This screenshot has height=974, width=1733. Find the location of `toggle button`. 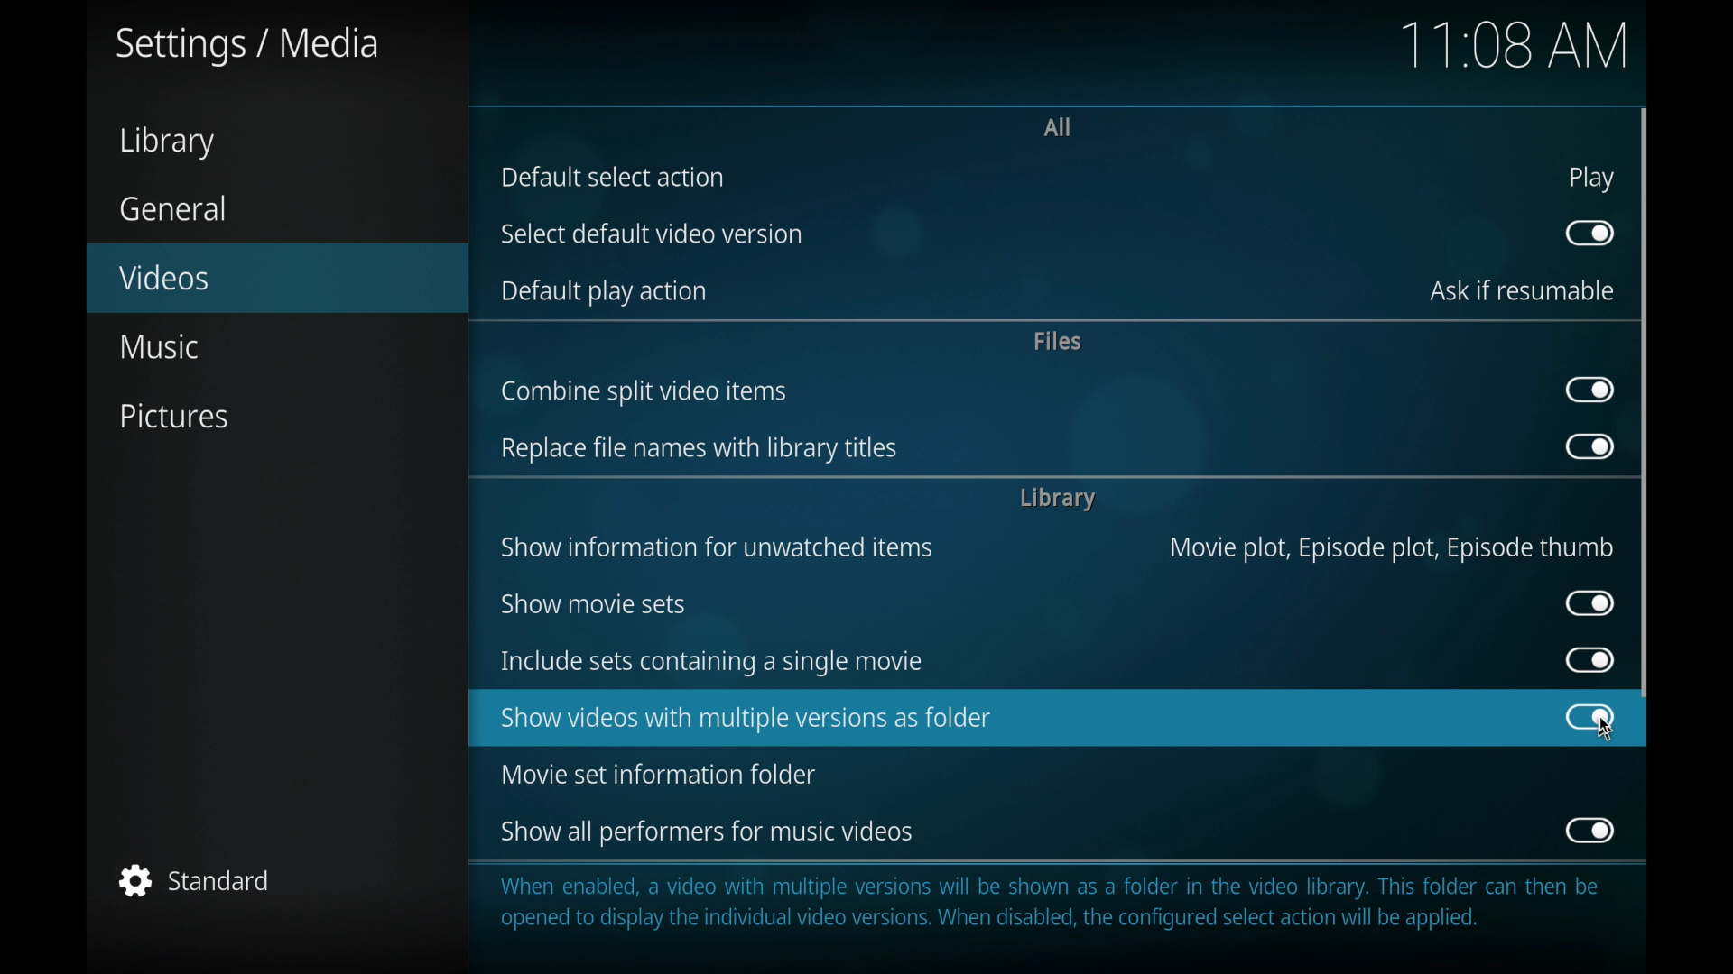

toggle button is located at coordinates (1590, 831).